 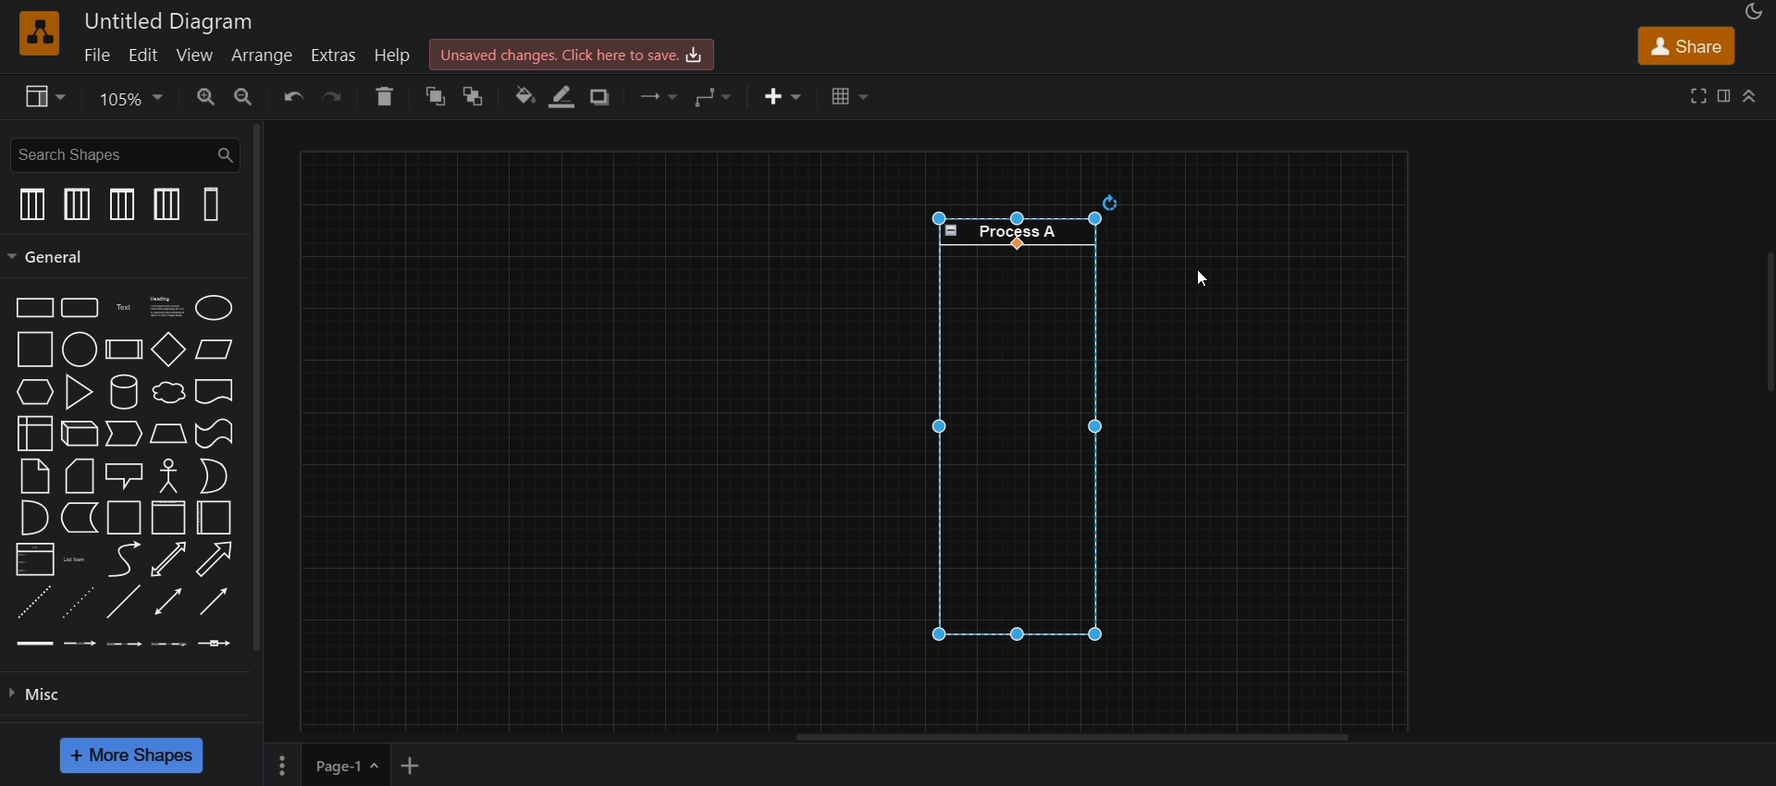 I want to click on connection, so click(x=661, y=95).